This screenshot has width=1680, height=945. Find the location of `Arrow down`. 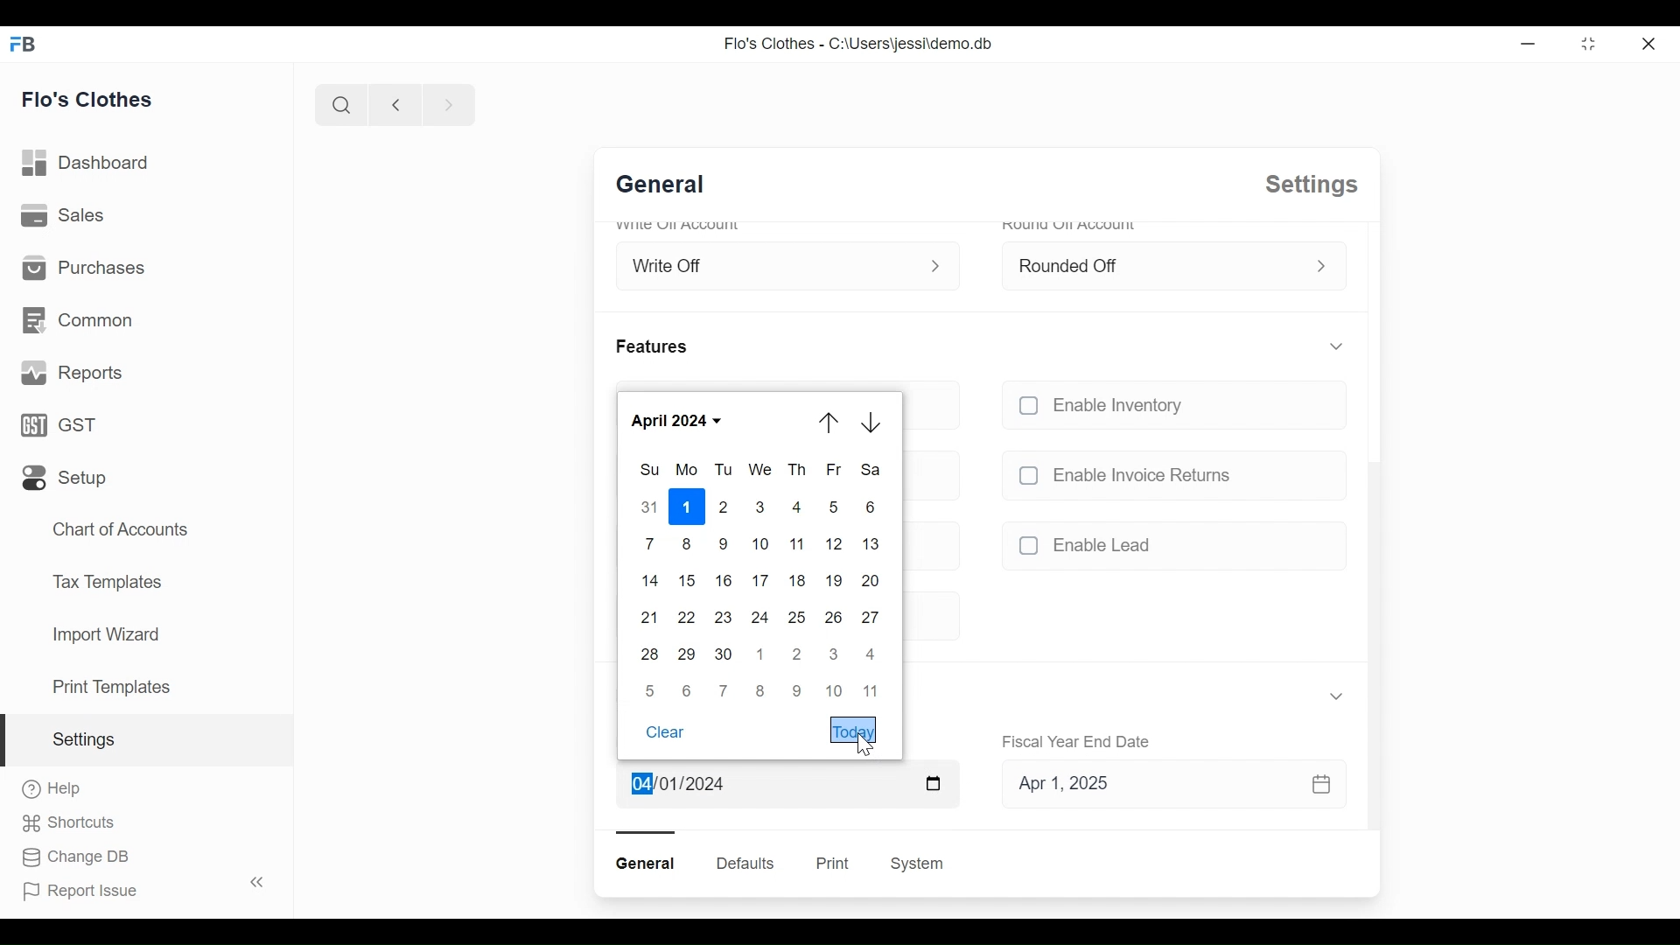

Arrow down is located at coordinates (872, 423).